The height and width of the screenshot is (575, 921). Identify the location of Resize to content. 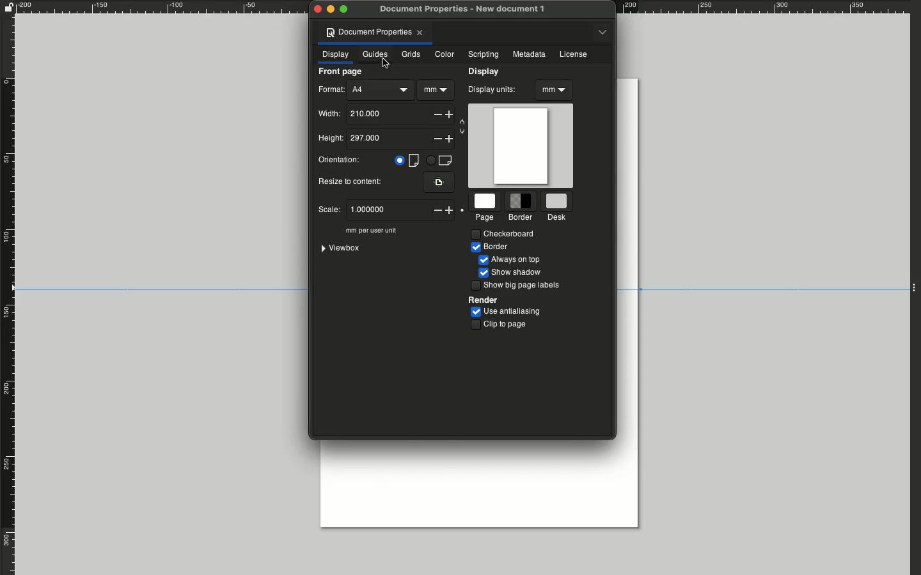
(350, 180).